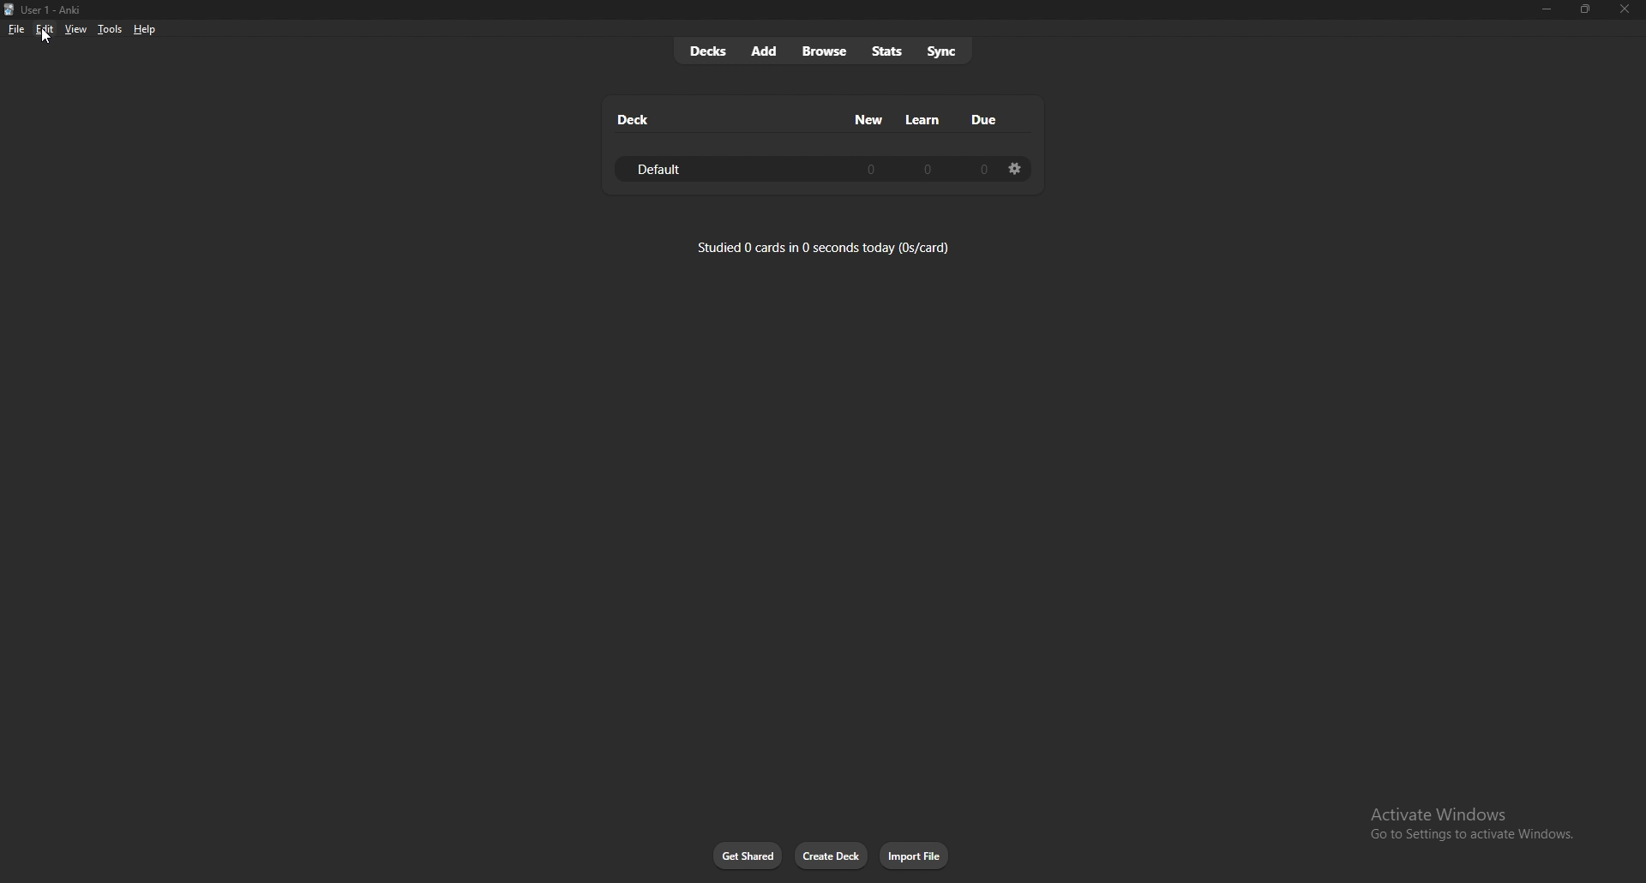 Image resolution: width=1646 pixels, height=883 pixels. Describe the element at coordinates (45, 39) in the screenshot. I see `cursor` at that location.